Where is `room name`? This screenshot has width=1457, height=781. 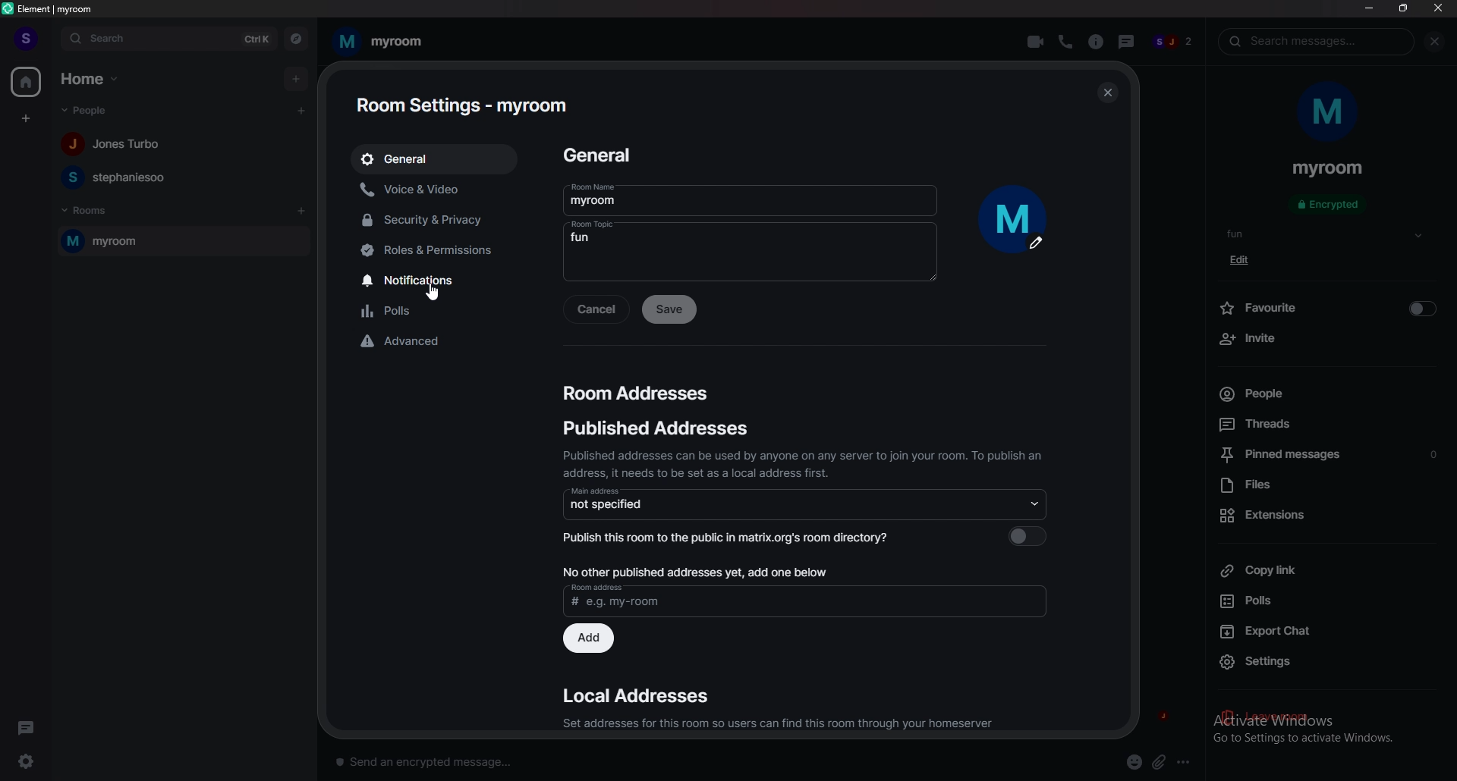
room name is located at coordinates (1328, 169).